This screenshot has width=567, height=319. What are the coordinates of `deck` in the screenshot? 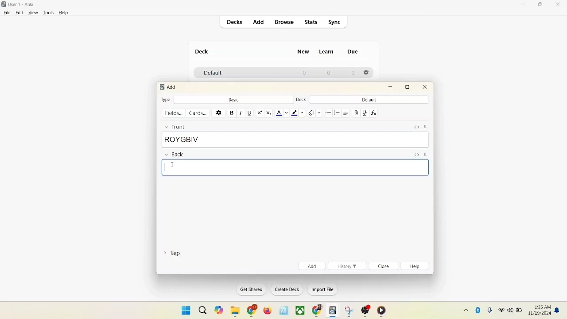 It's located at (202, 51).